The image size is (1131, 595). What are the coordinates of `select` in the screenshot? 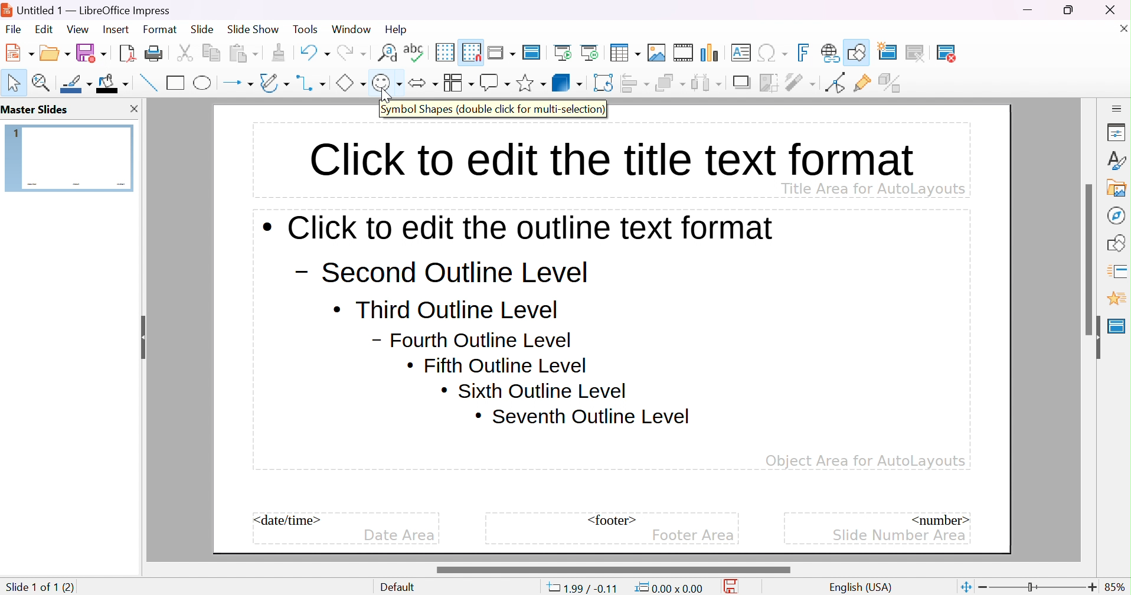 It's located at (15, 83).